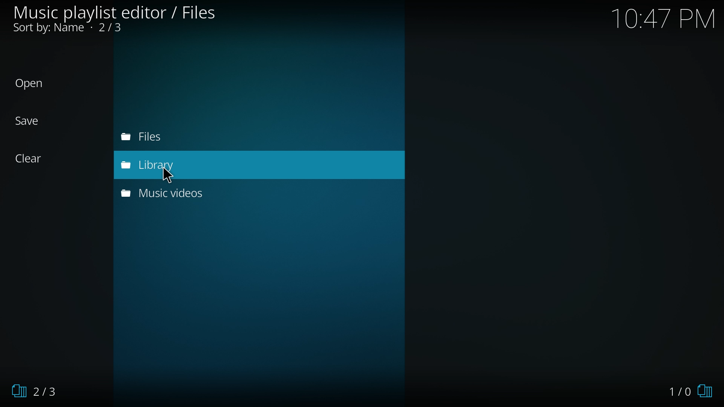  Describe the element at coordinates (175, 176) in the screenshot. I see `Cursor` at that location.